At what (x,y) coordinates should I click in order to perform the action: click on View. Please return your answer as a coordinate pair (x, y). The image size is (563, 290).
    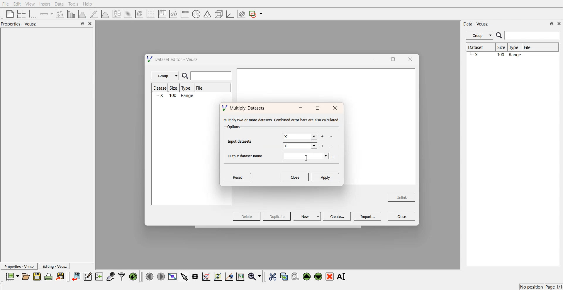
    Looking at the image, I should click on (30, 4).